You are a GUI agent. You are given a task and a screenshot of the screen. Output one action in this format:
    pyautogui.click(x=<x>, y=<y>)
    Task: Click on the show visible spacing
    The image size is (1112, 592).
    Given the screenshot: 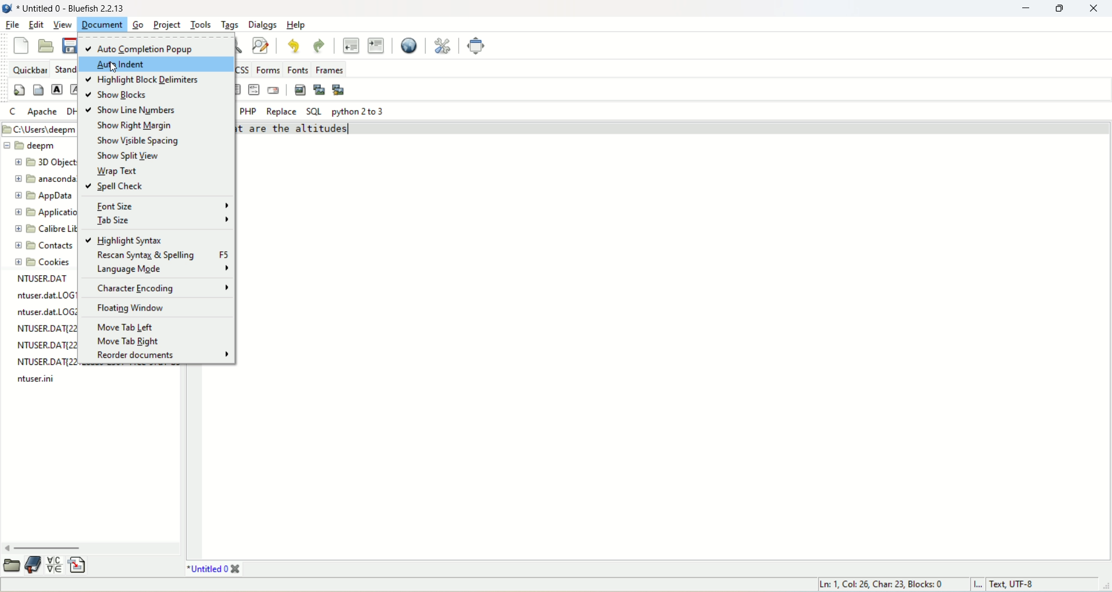 What is the action you would take?
    pyautogui.click(x=138, y=142)
    